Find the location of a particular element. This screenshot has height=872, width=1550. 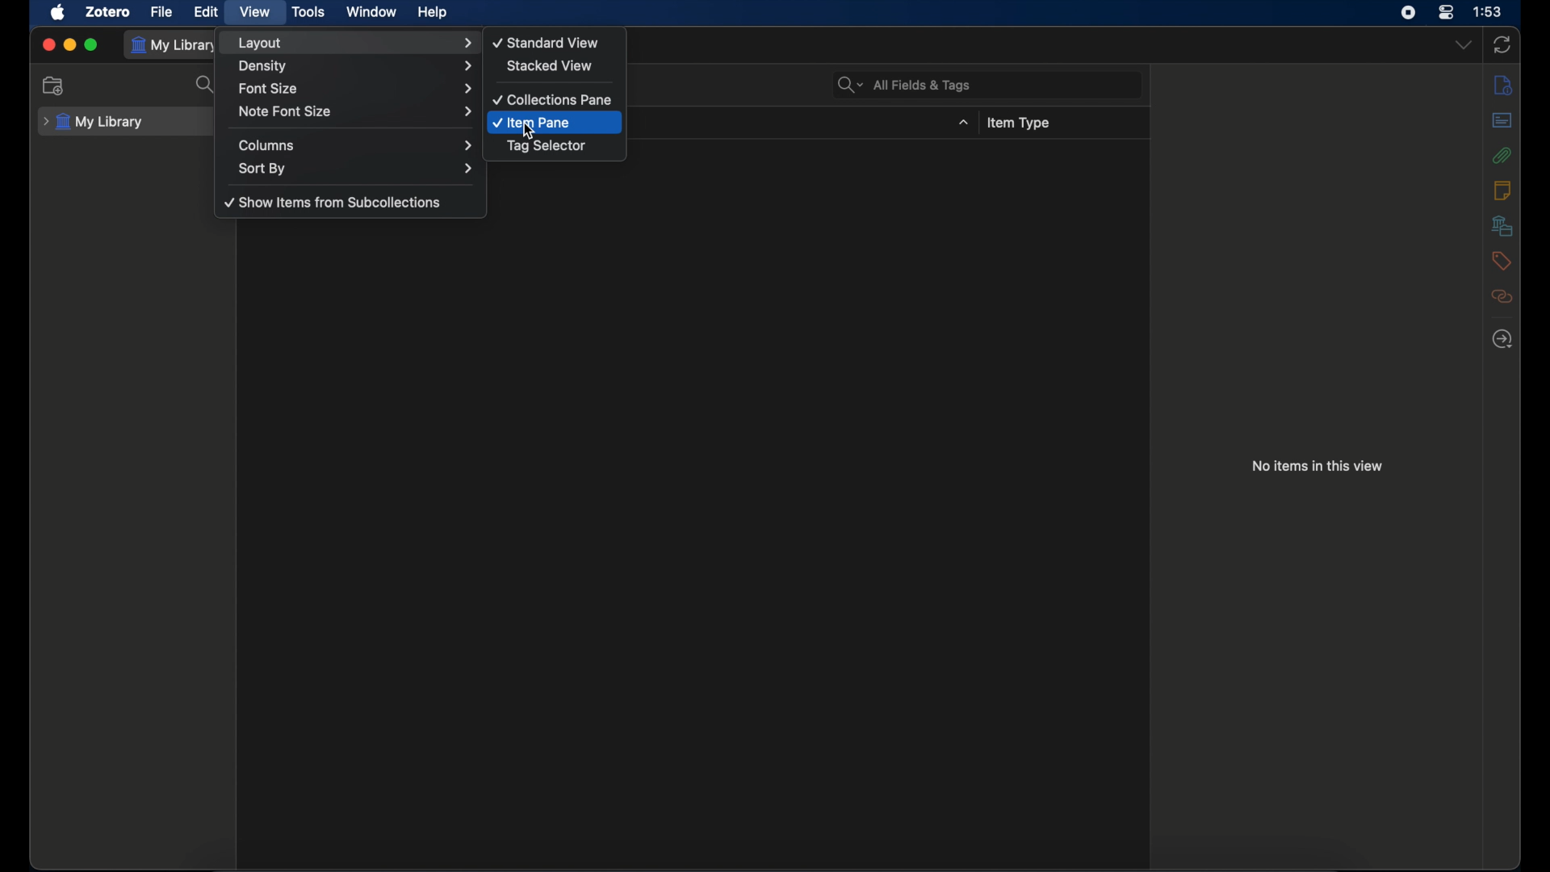

related is located at coordinates (1502, 296).